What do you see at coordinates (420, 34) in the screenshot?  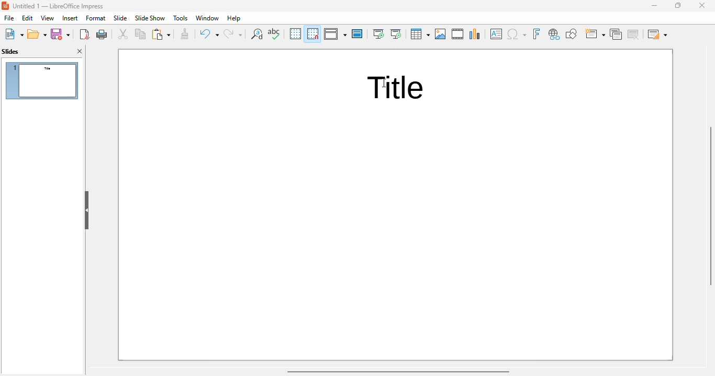 I see `table` at bounding box center [420, 34].